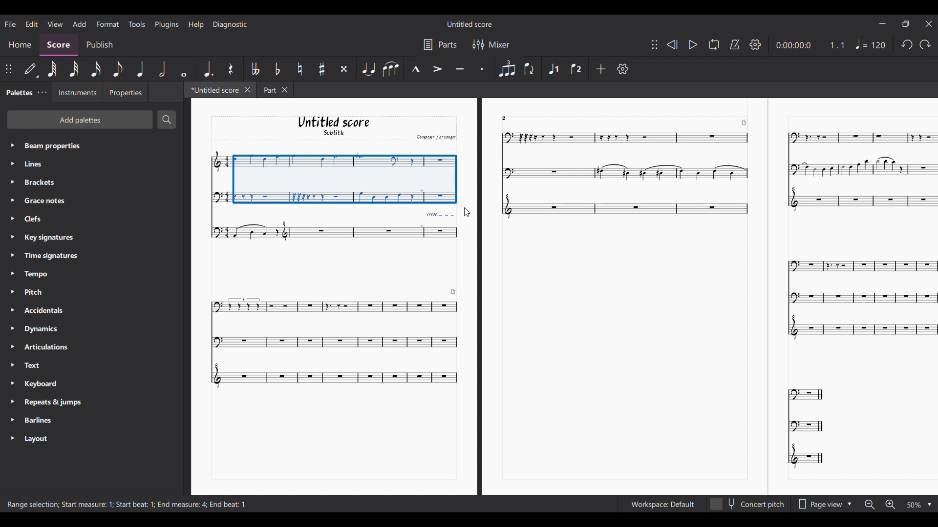 This screenshot has width=938, height=527. I want to click on Toggle sharp, so click(322, 69).